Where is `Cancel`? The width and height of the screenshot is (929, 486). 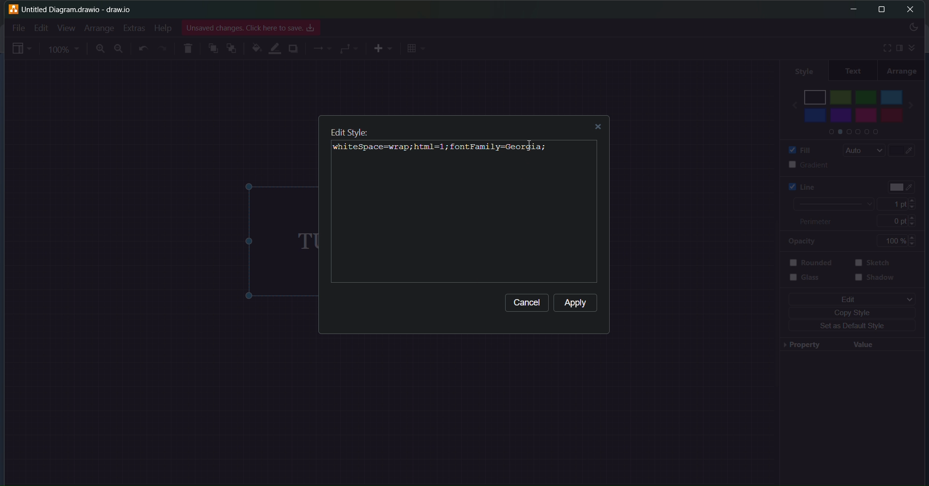
Cancel is located at coordinates (527, 304).